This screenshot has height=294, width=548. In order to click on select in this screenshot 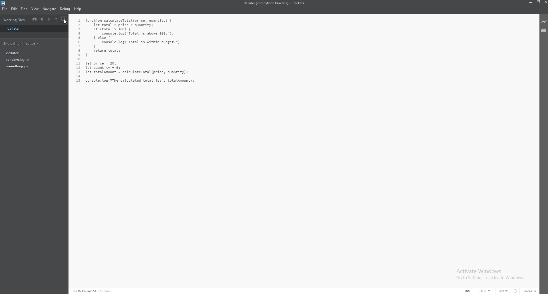, I will do `click(56, 20)`.